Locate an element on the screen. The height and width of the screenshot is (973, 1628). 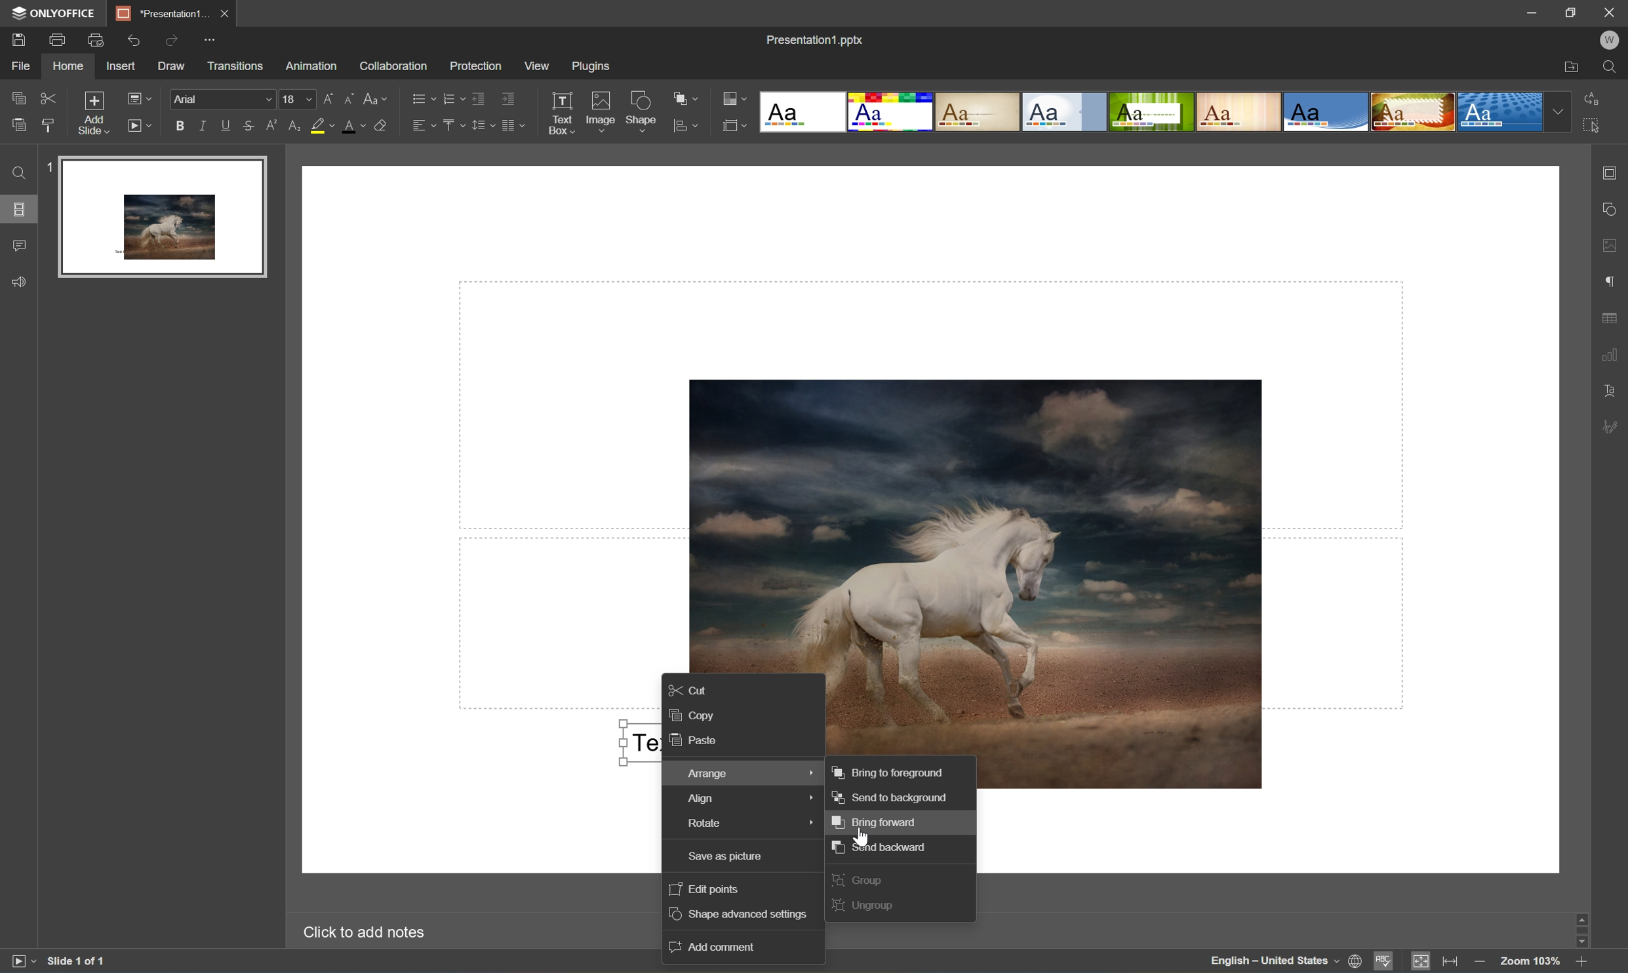
Add slide is located at coordinates (97, 115).